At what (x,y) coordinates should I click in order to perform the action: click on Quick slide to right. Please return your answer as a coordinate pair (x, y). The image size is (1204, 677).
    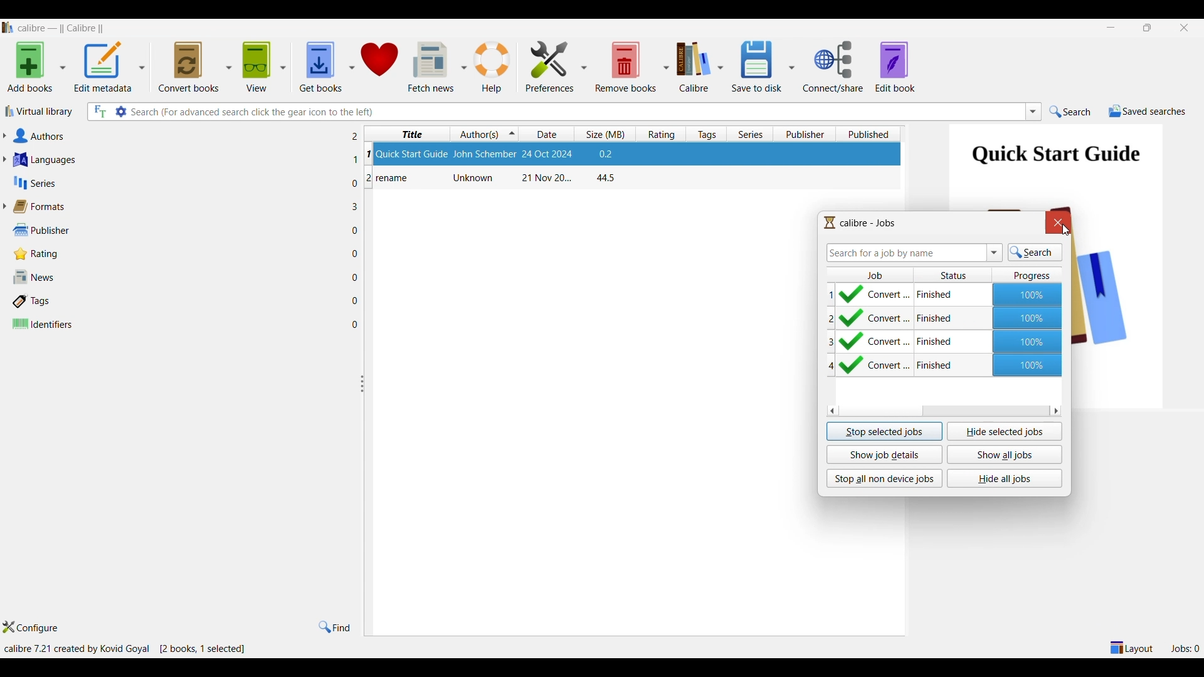
    Looking at the image, I should click on (1055, 411).